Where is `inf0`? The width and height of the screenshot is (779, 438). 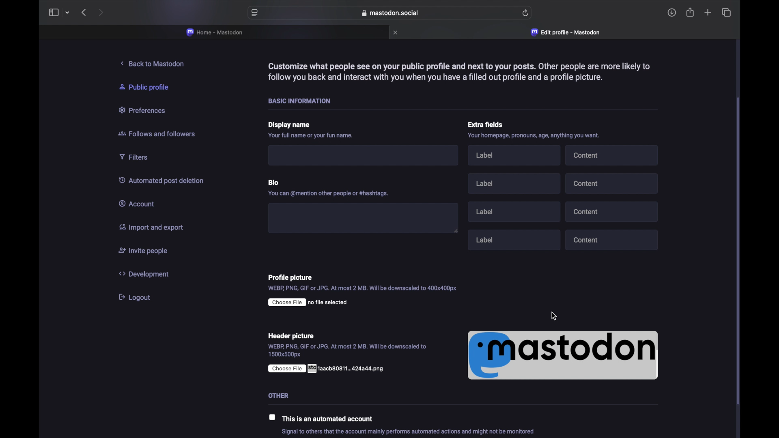
inf0 is located at coordinates (536, 137).